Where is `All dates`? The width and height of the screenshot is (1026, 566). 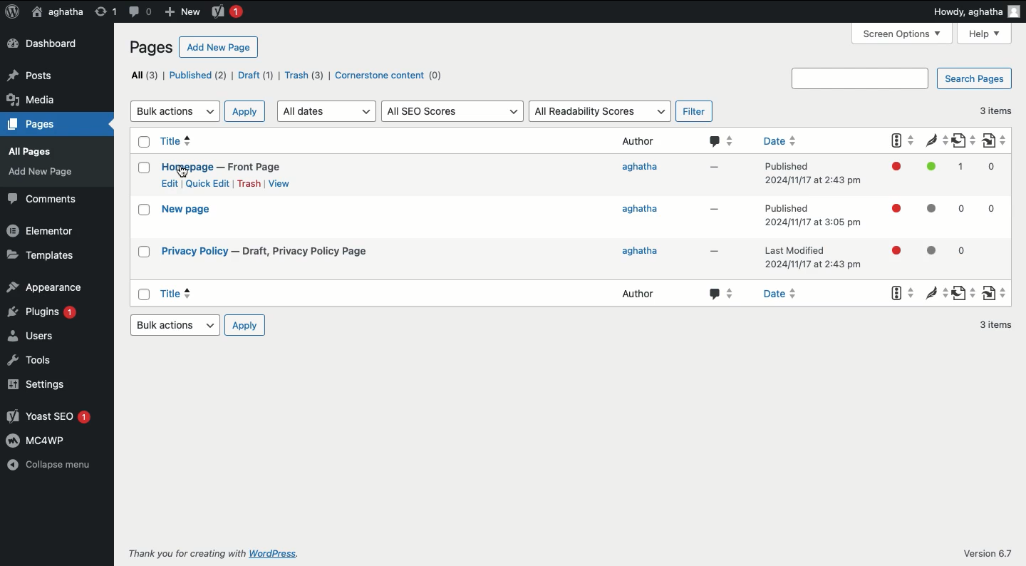 All dates is located at coordinates (325, 111).